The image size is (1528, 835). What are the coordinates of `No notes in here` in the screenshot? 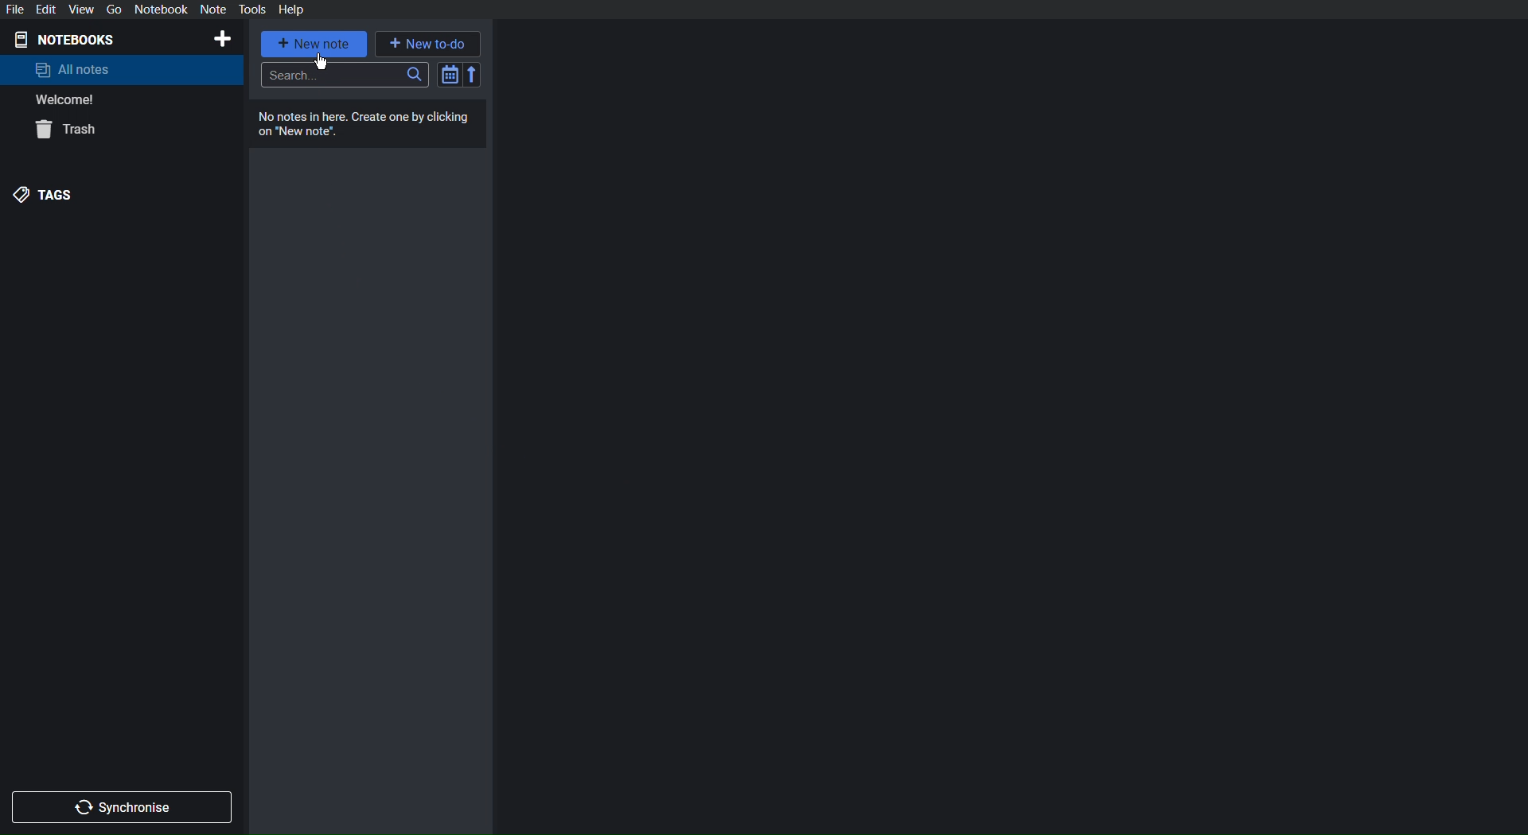 It's located at (371, 125).